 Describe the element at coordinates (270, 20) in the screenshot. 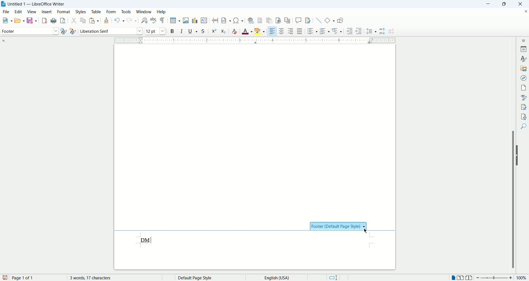

I see `insert endnote` at that location.